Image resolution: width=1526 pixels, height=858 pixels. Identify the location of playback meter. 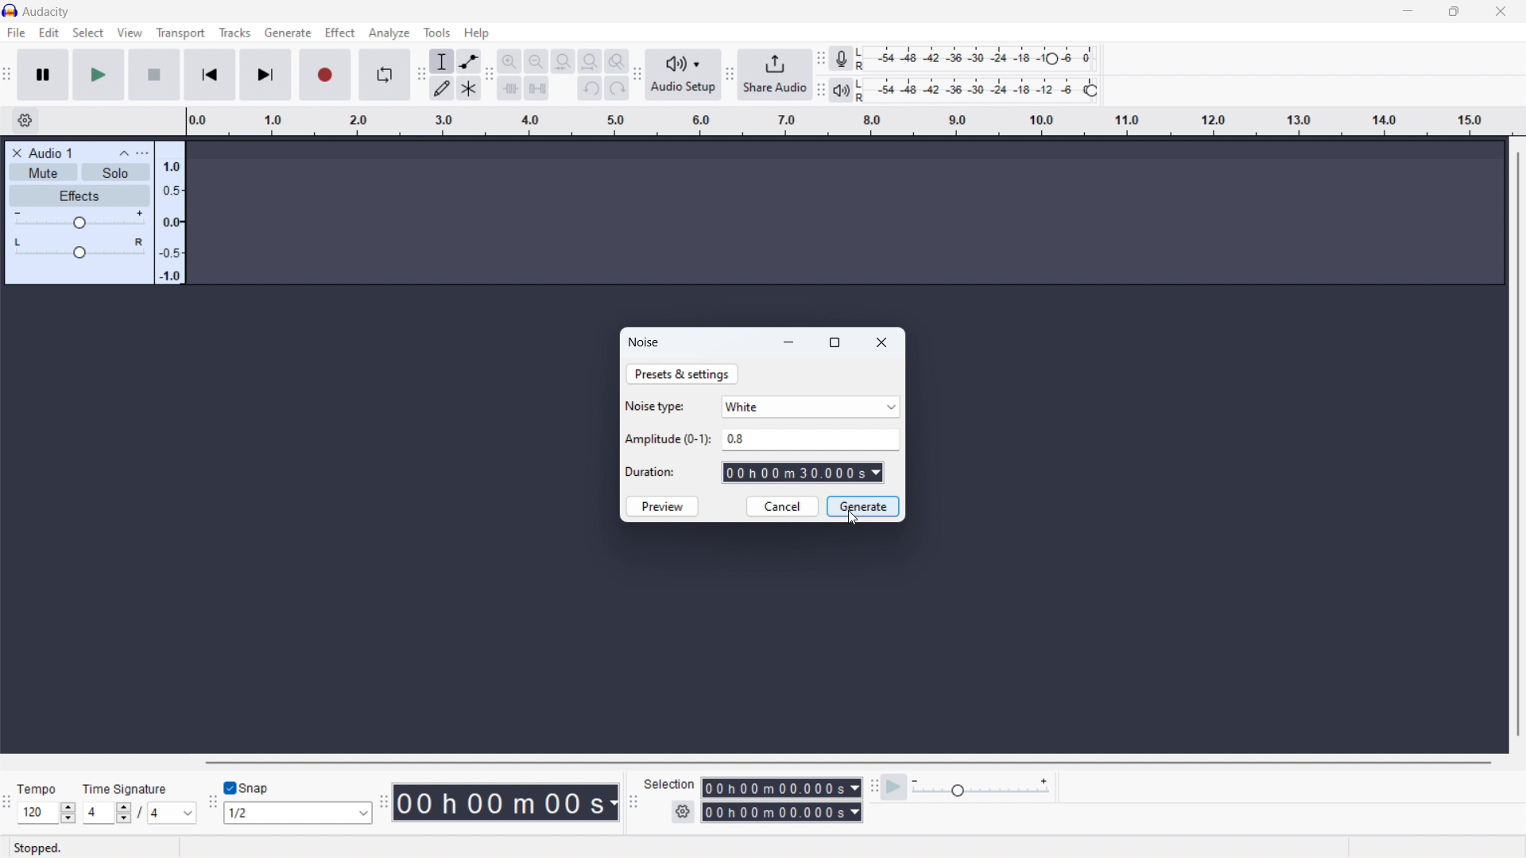
(982, 786).